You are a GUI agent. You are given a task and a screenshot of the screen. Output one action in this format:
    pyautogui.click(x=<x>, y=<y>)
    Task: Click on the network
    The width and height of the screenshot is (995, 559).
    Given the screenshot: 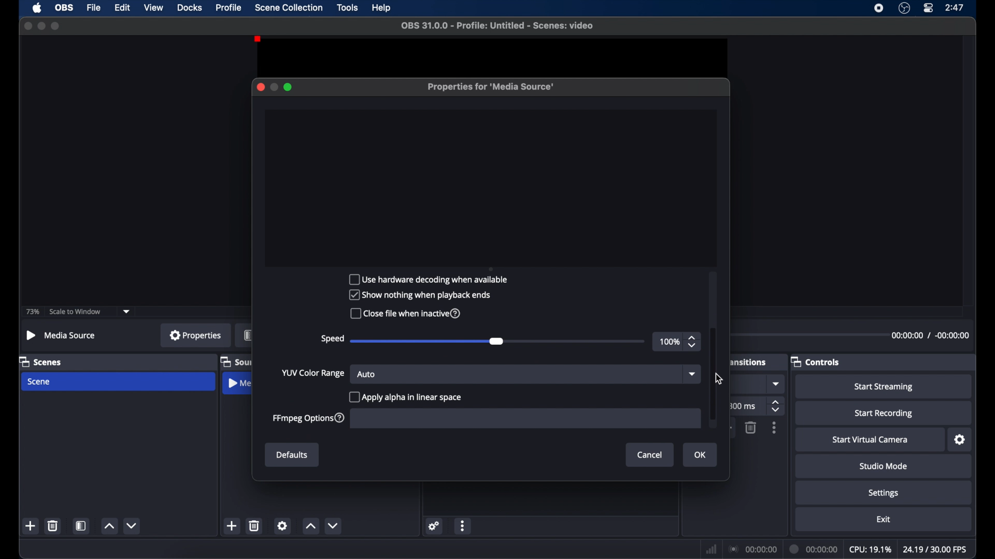 What is the action you would take?
    pyautogui.click(x=711, y=549)
    